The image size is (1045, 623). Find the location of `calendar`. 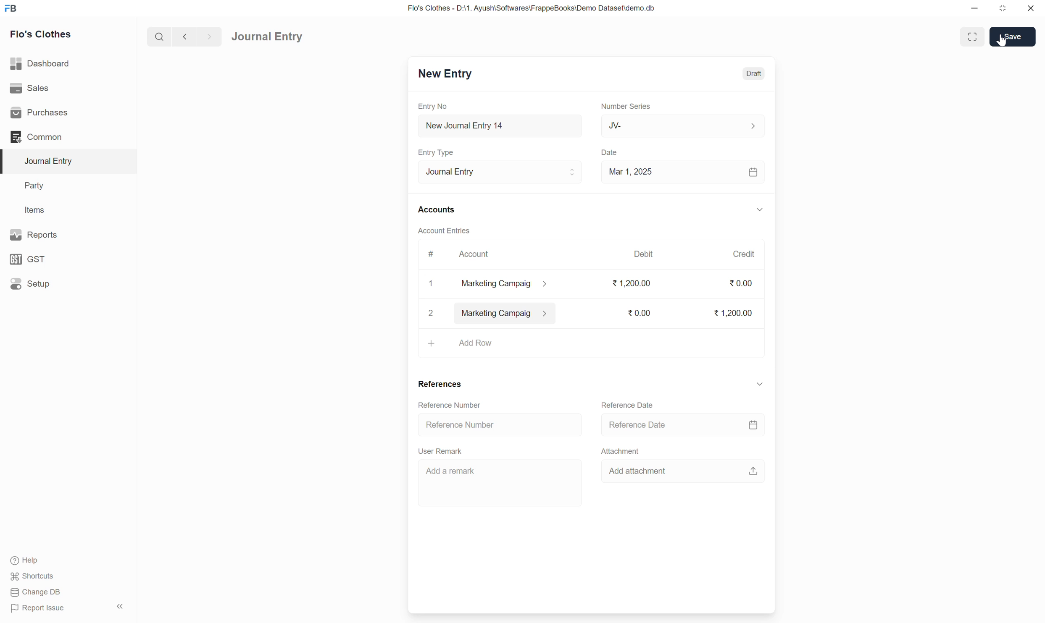

calendar is located at coordinates (754, 173).